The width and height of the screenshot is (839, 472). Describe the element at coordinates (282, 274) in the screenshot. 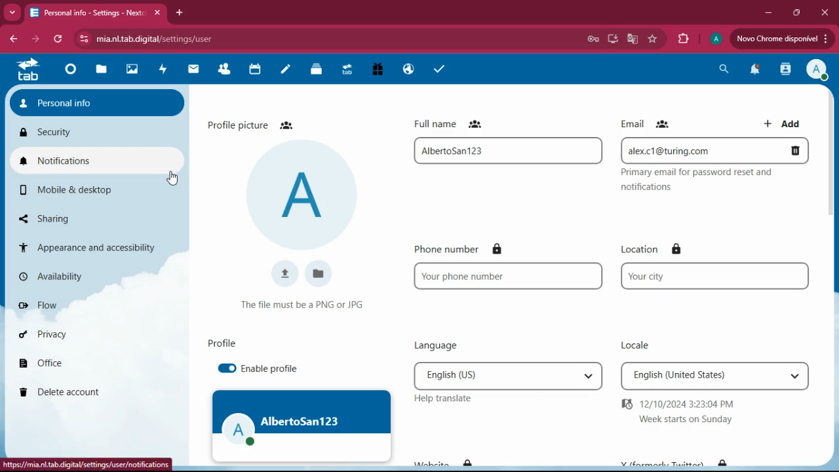

I see `upload` at that location.